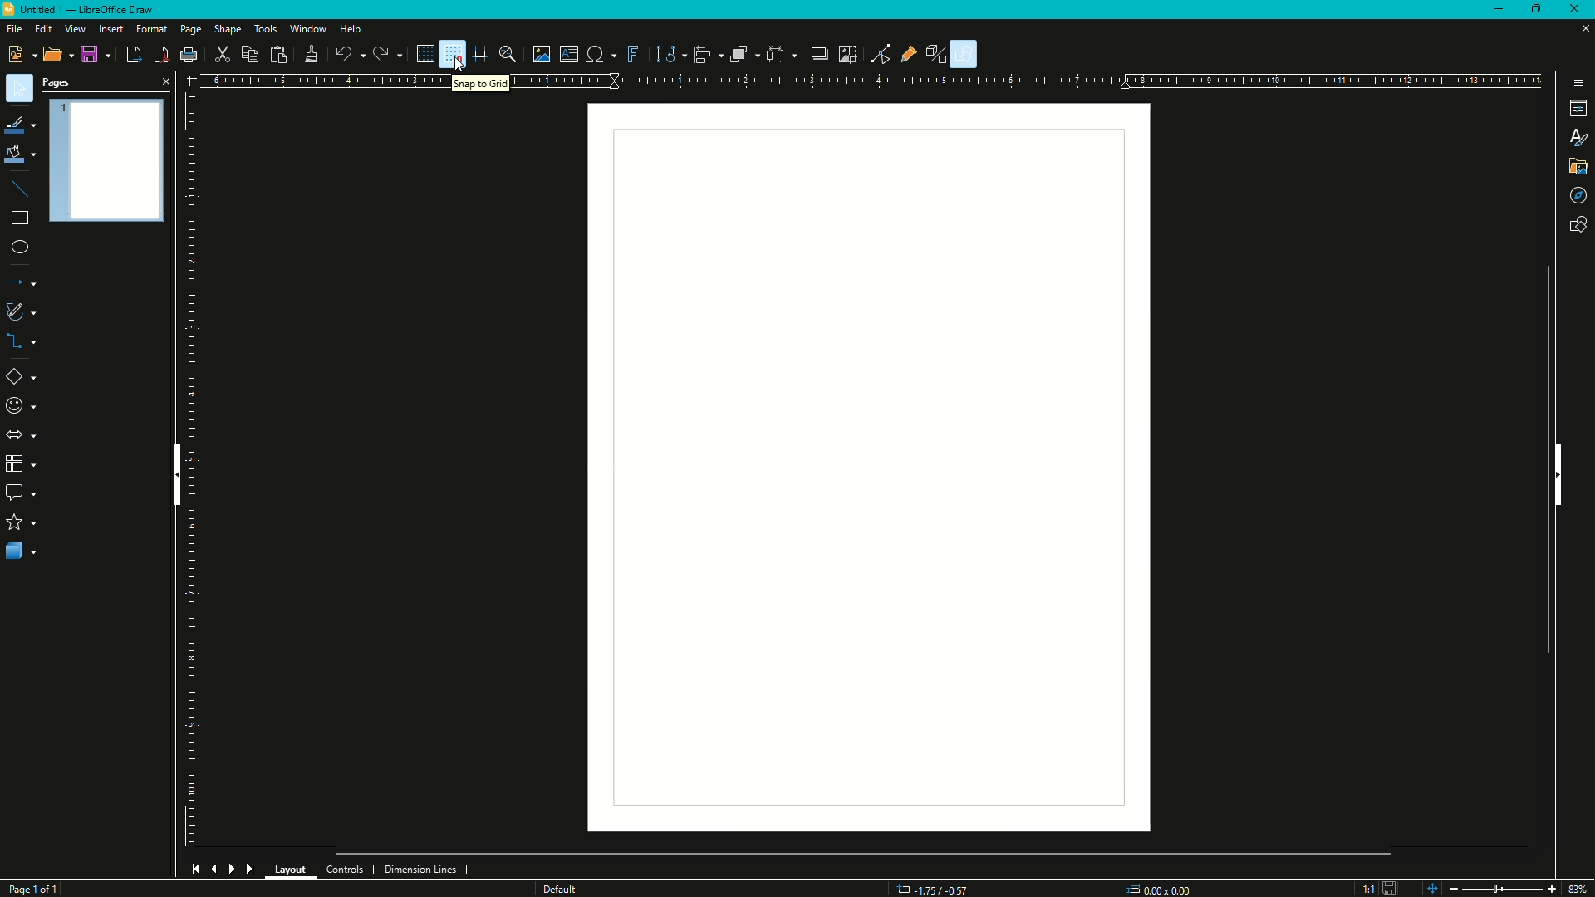 The image size is (1595, 897). What do you see at coordinates (418, 53) in the screenshot?
I see `Display grid` at bounding box center [418, 53].